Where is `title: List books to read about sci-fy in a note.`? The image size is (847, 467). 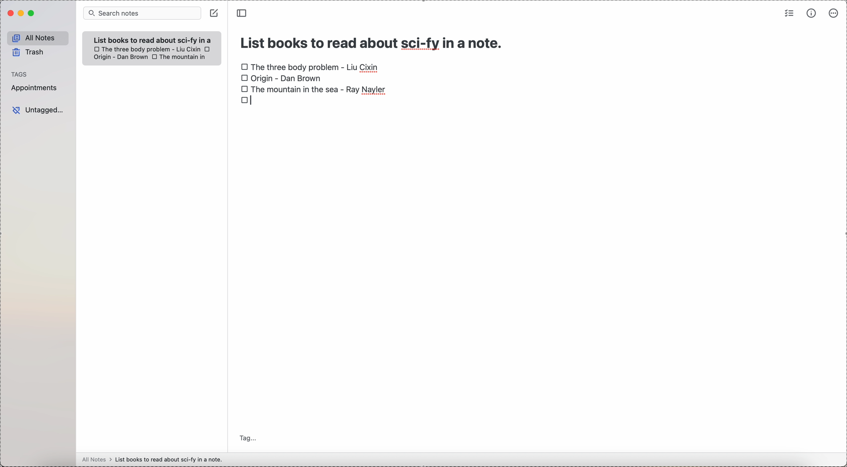
title: List books to read about sci-fy in a note. is located at coordinates (373, 41).